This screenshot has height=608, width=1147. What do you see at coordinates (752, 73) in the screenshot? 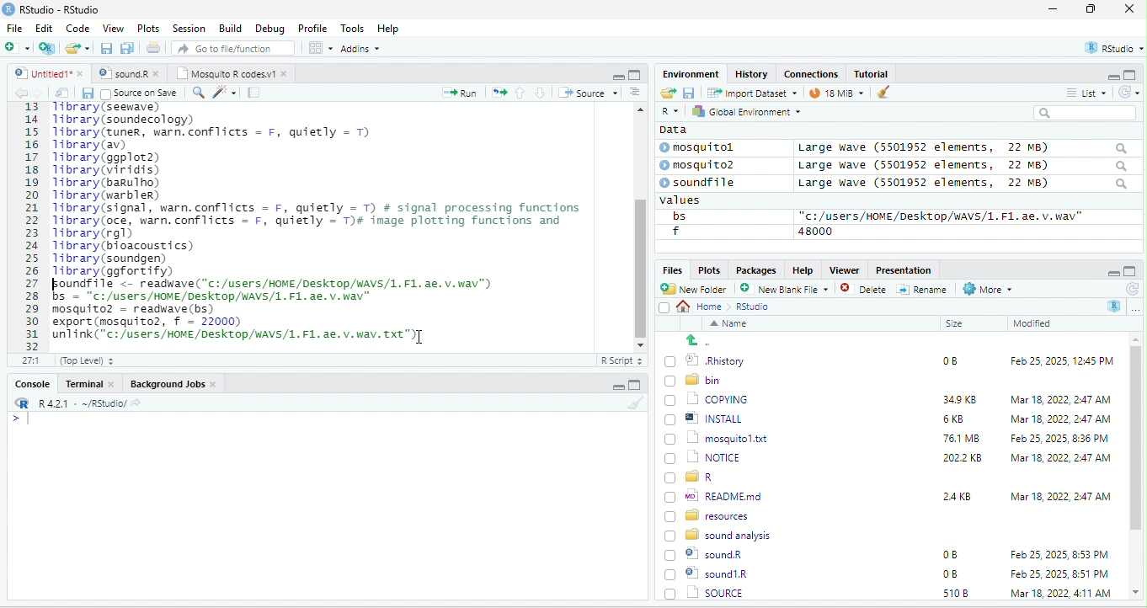
I see `History` at bounding box center [752, 73].